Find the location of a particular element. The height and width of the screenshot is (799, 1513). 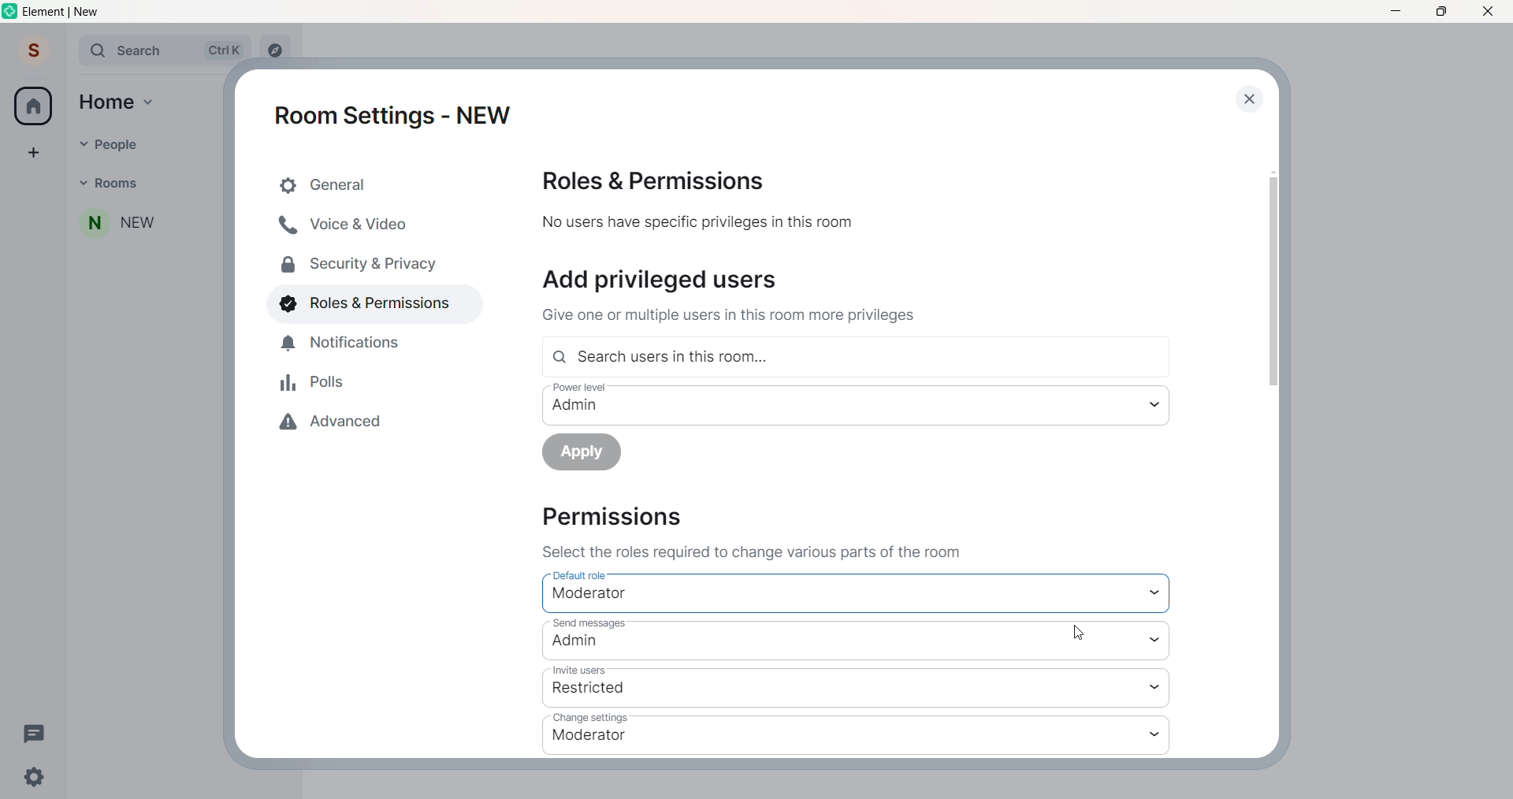

roles and permission is located at coordinates (660, 180).